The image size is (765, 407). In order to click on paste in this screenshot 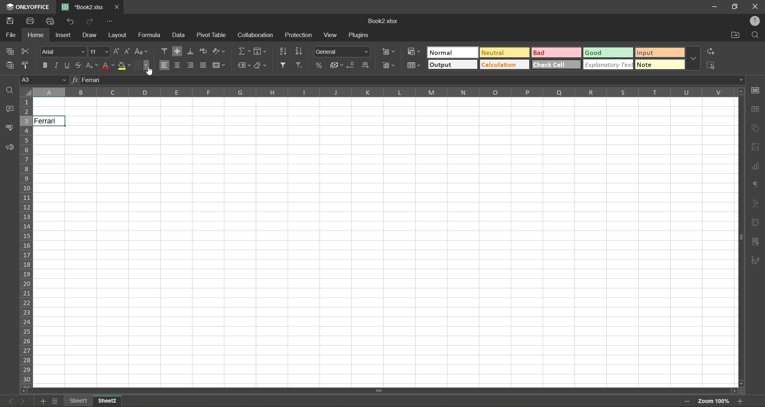, I will do `click(10, 67)`.